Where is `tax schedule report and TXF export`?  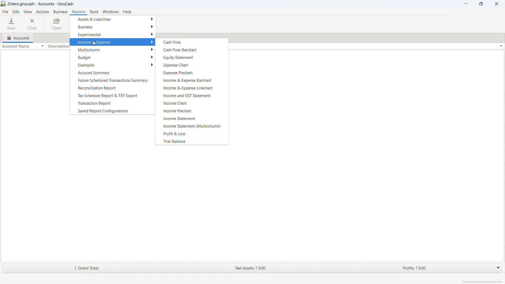 tax schedule report and TXF export is located at coordinates (112, 95).